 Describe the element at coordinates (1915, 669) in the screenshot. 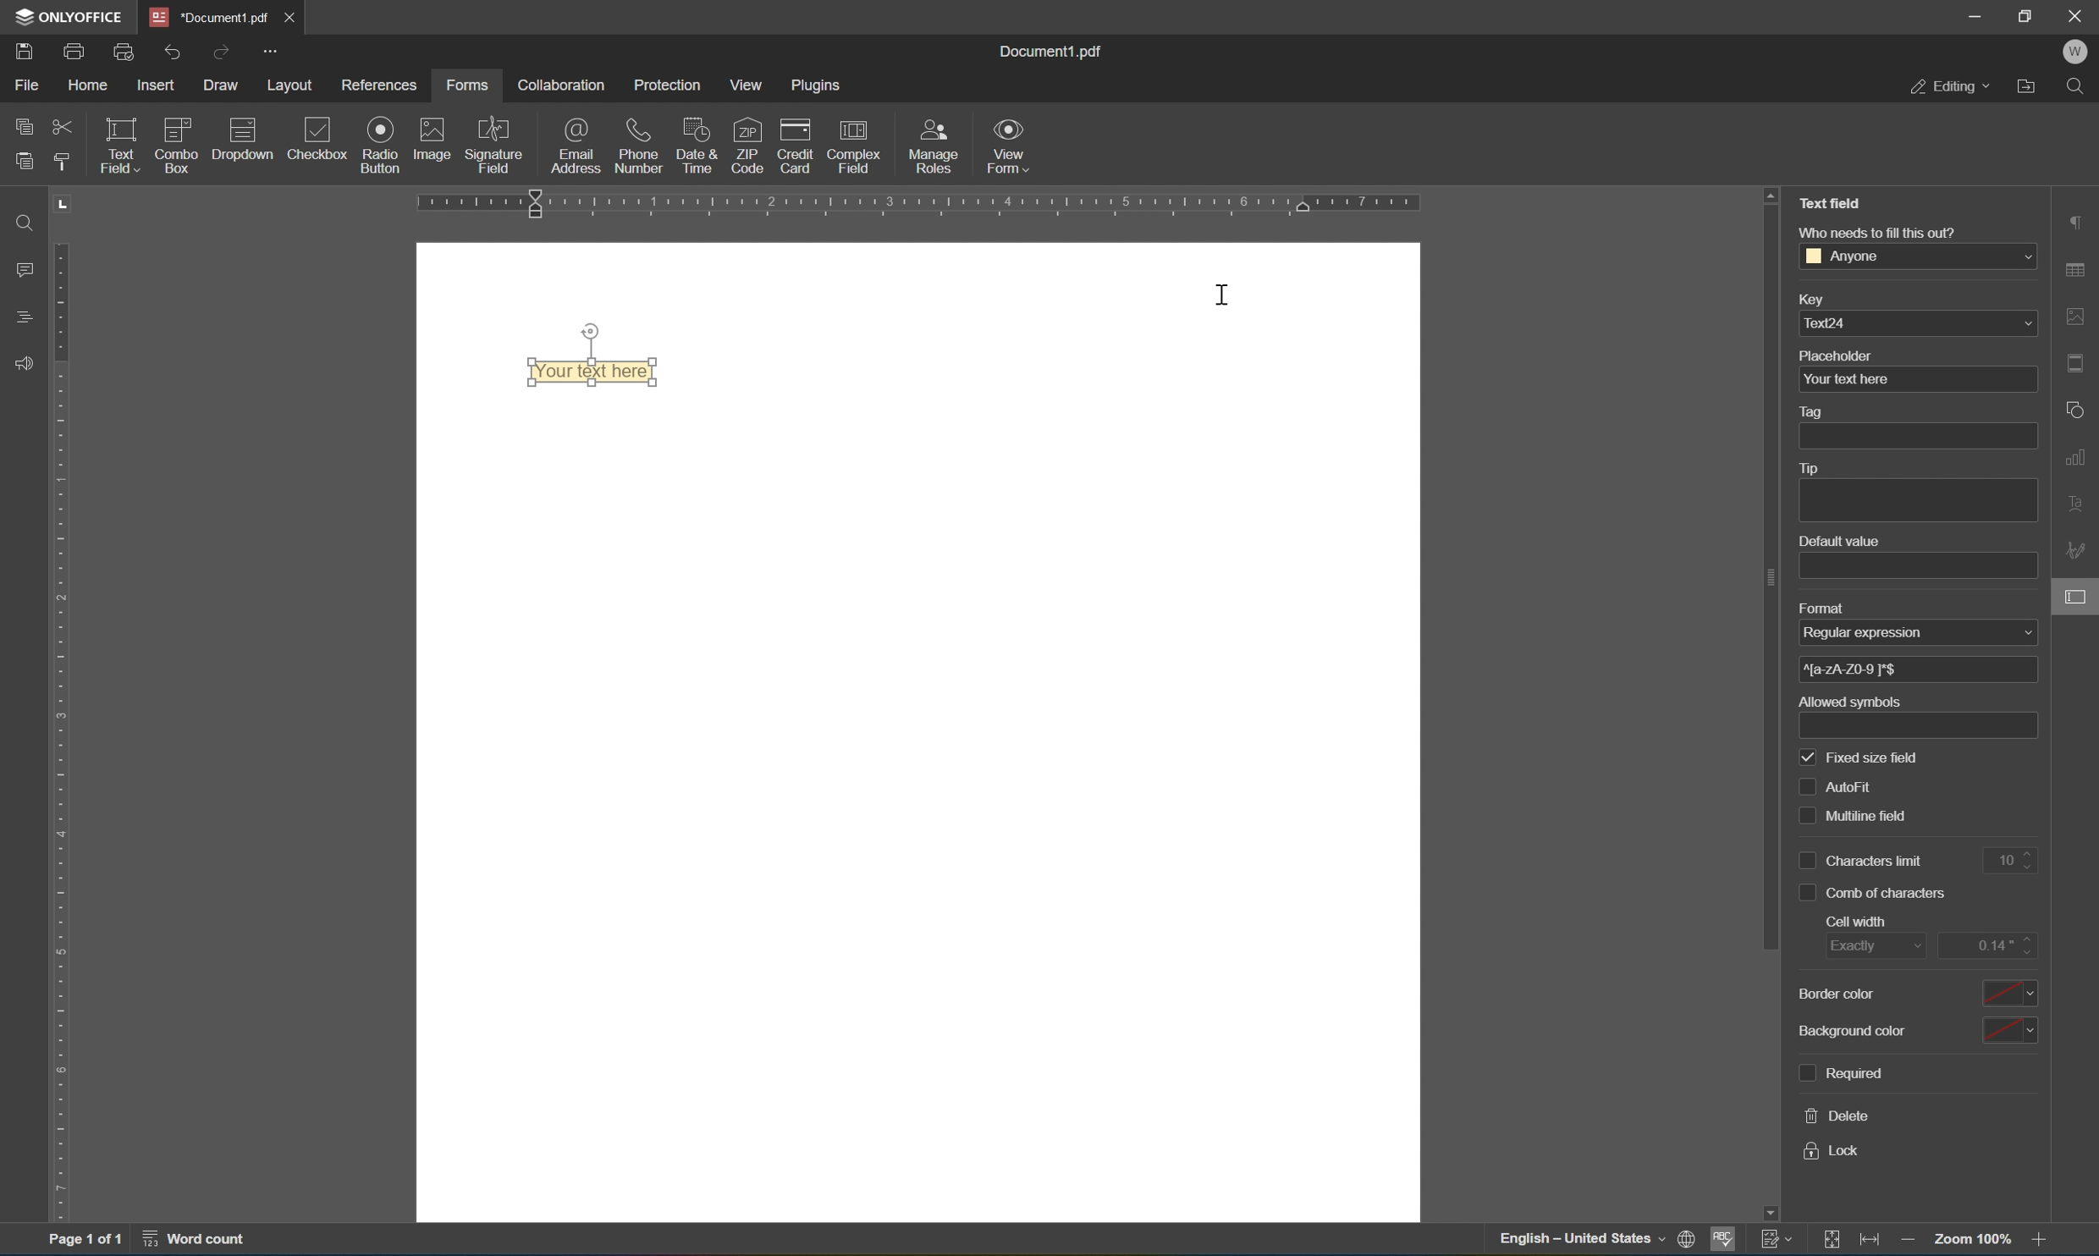

I see `^[a-zA-Z0-9 ]*$` at that location.